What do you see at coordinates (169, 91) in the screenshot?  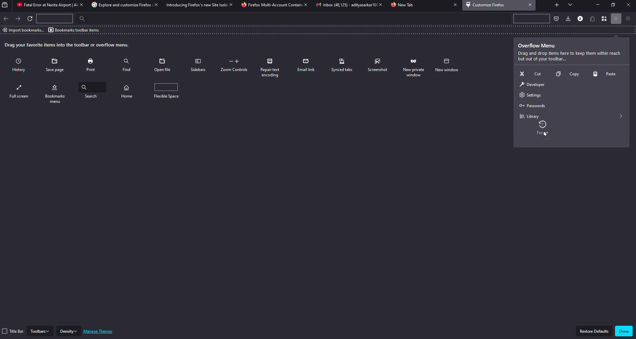 I see `flexible` at bounding box center [169, 91].